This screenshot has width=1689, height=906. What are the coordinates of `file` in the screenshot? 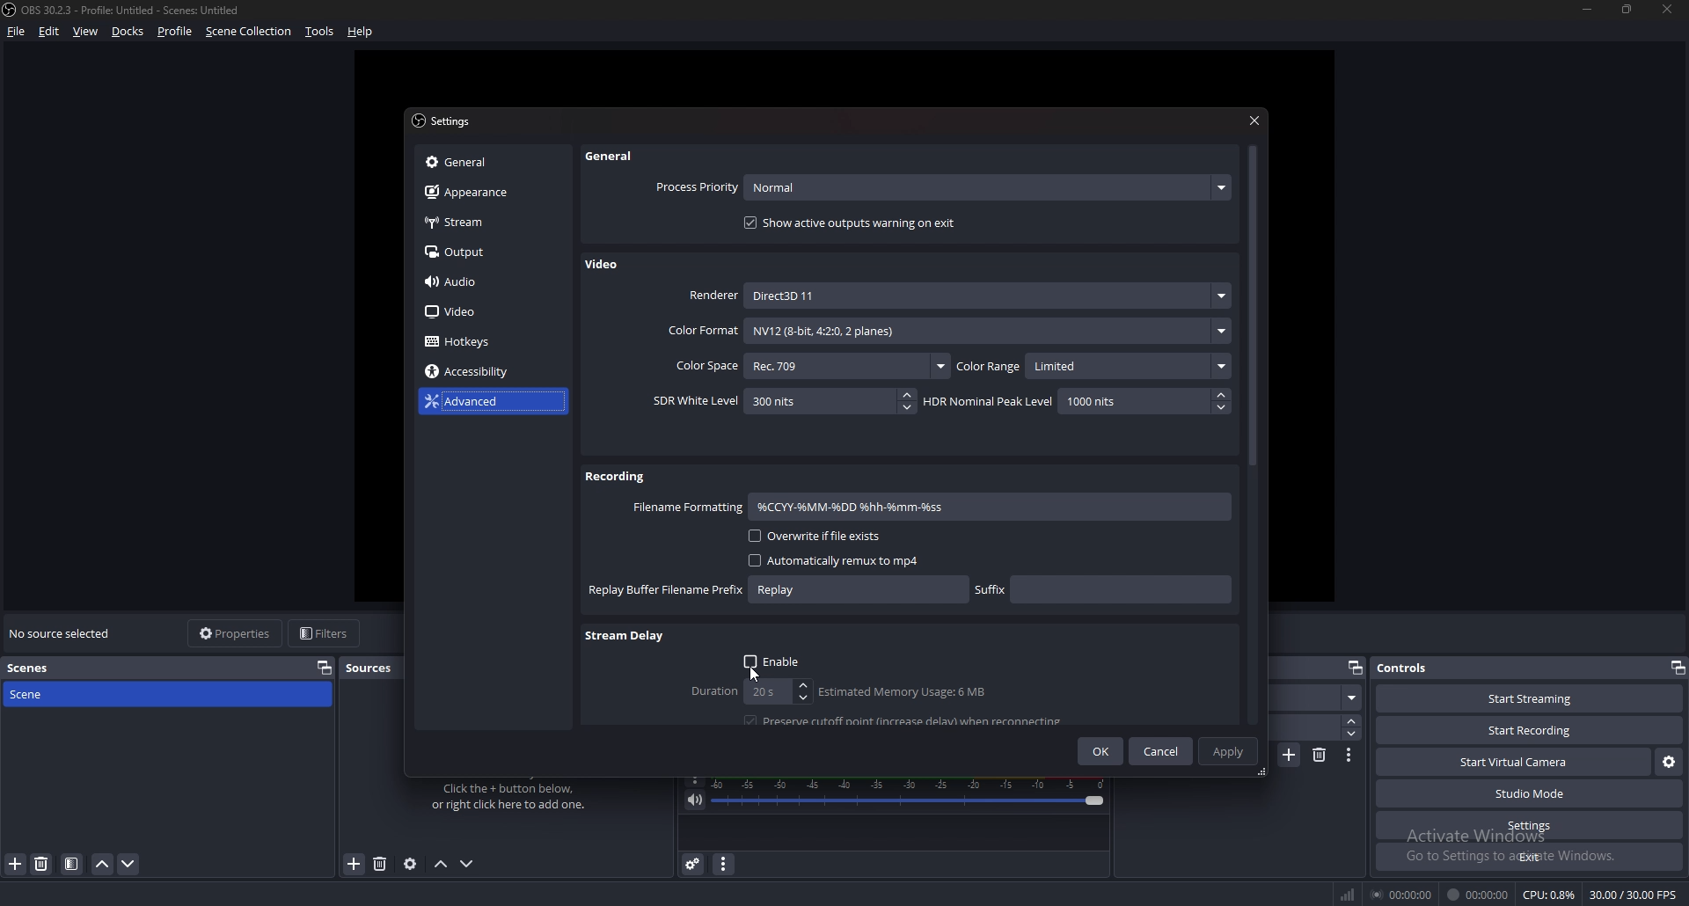 It's located at (19, 32).